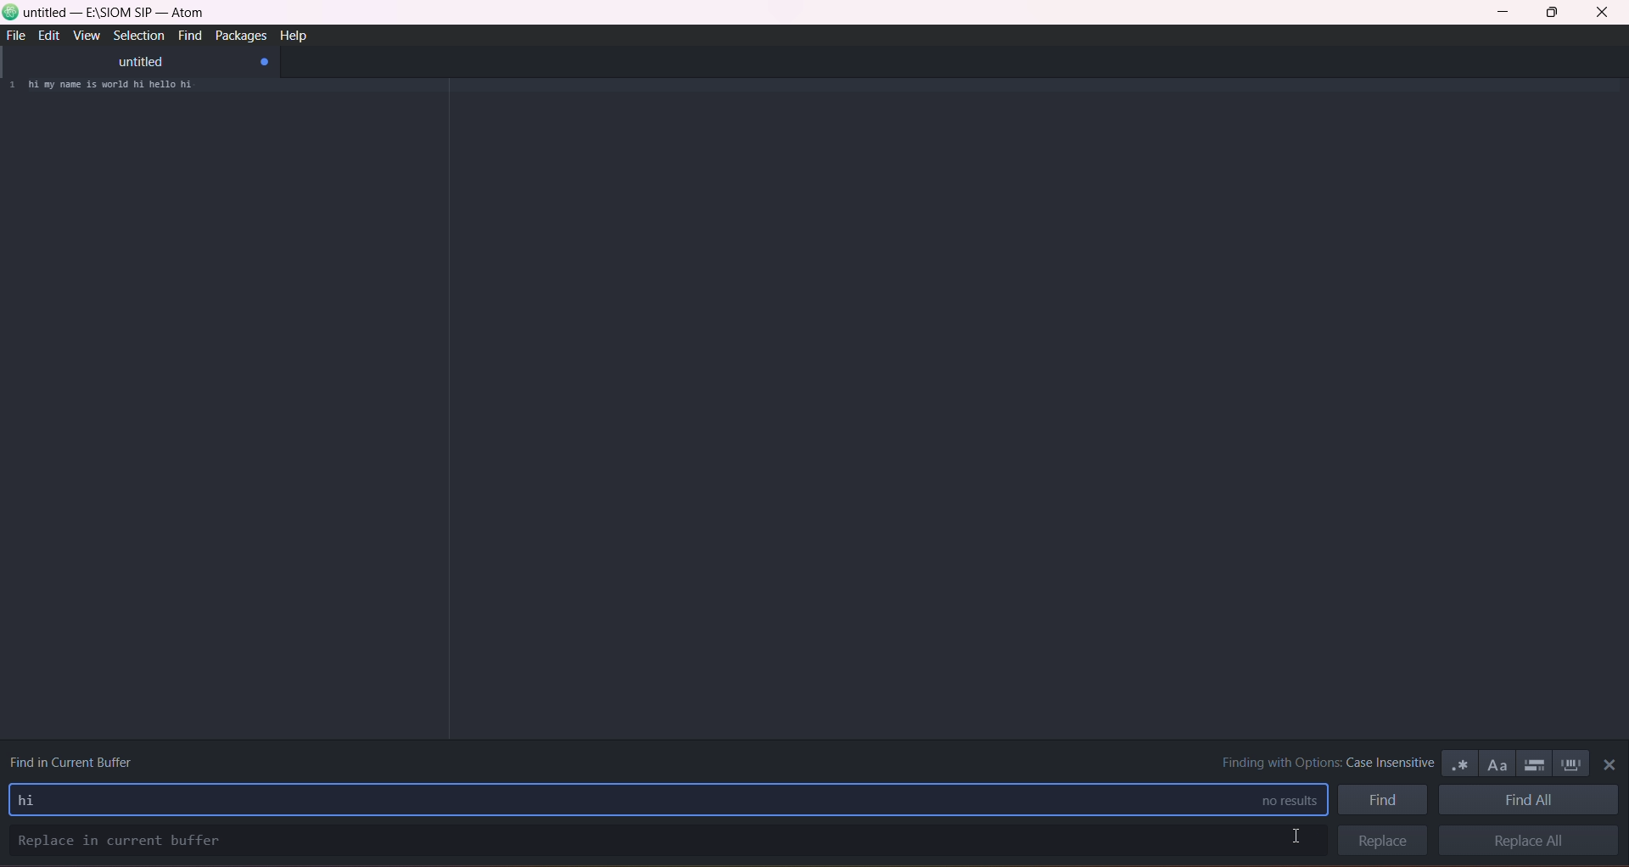 Image resolution: width=1629 pixels, height=867 pixels. I want to click on edit, so click(48, 36).